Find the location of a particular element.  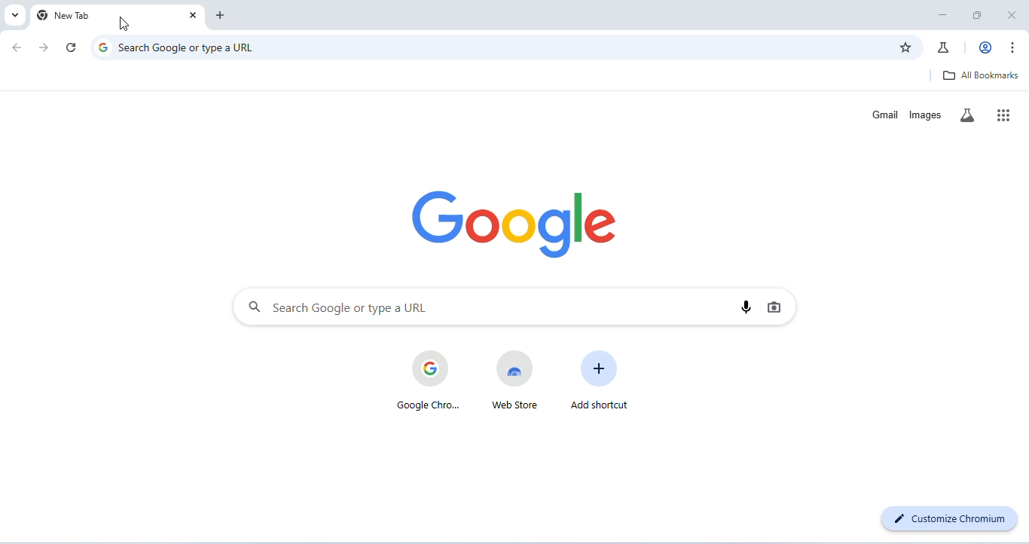

search labs is located at coordinates (969, 115).